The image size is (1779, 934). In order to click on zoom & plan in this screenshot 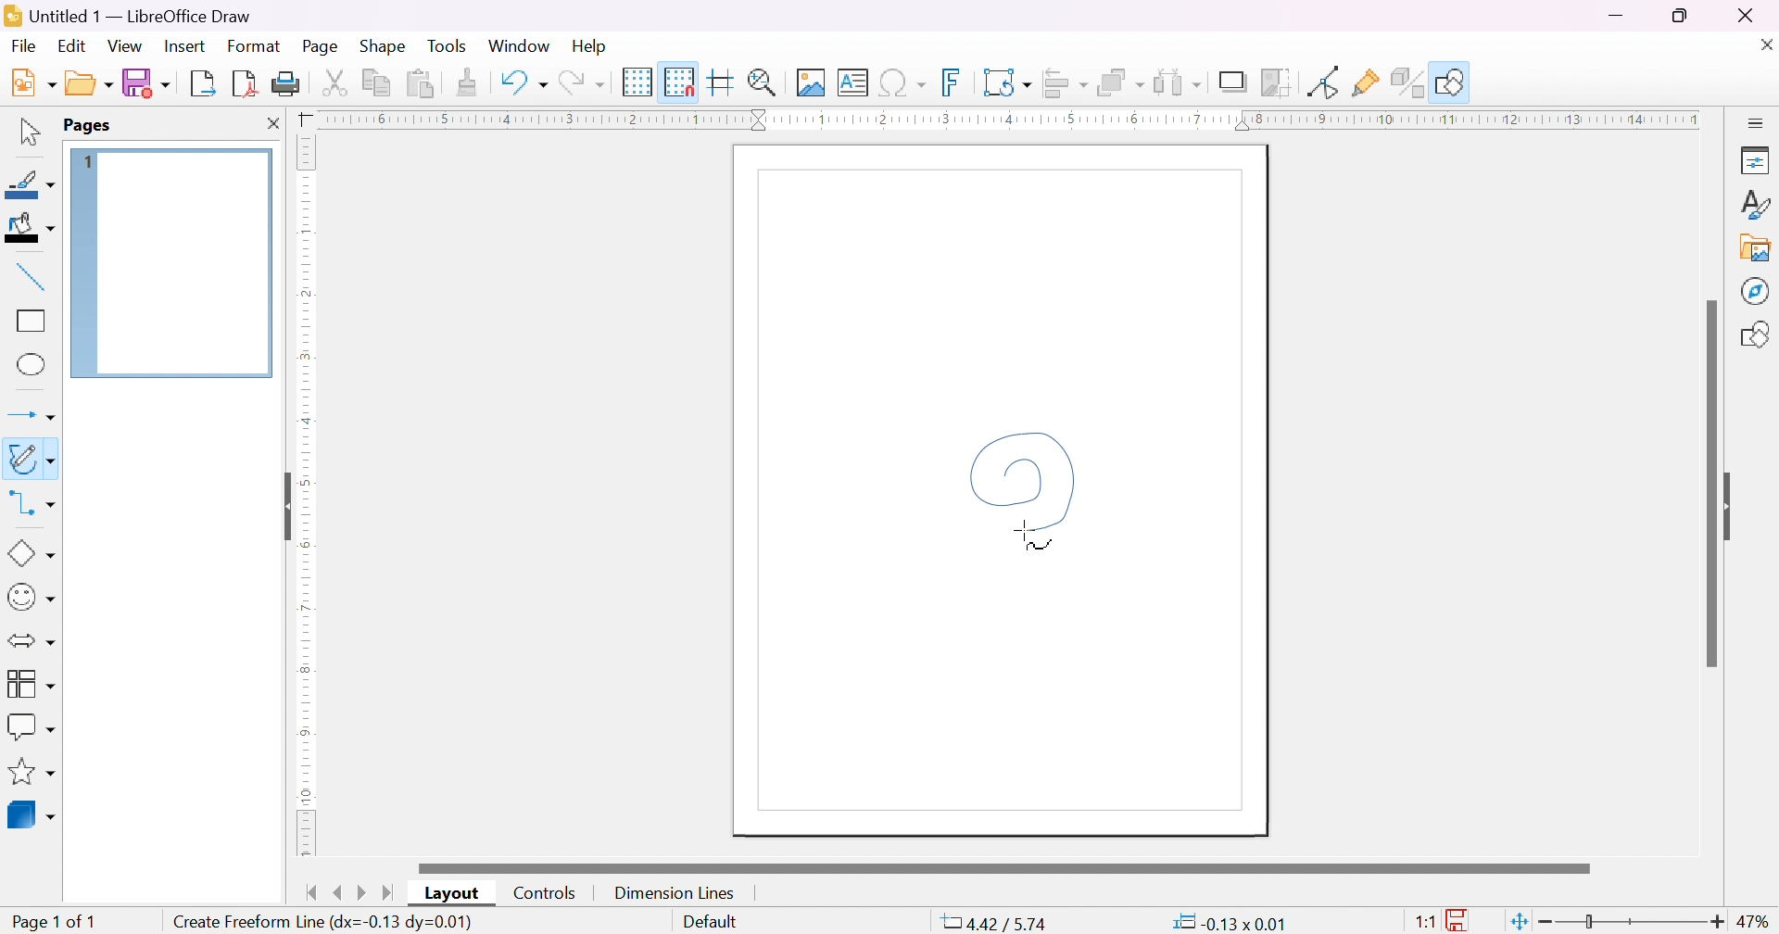, I will do `click(764, 82)`.